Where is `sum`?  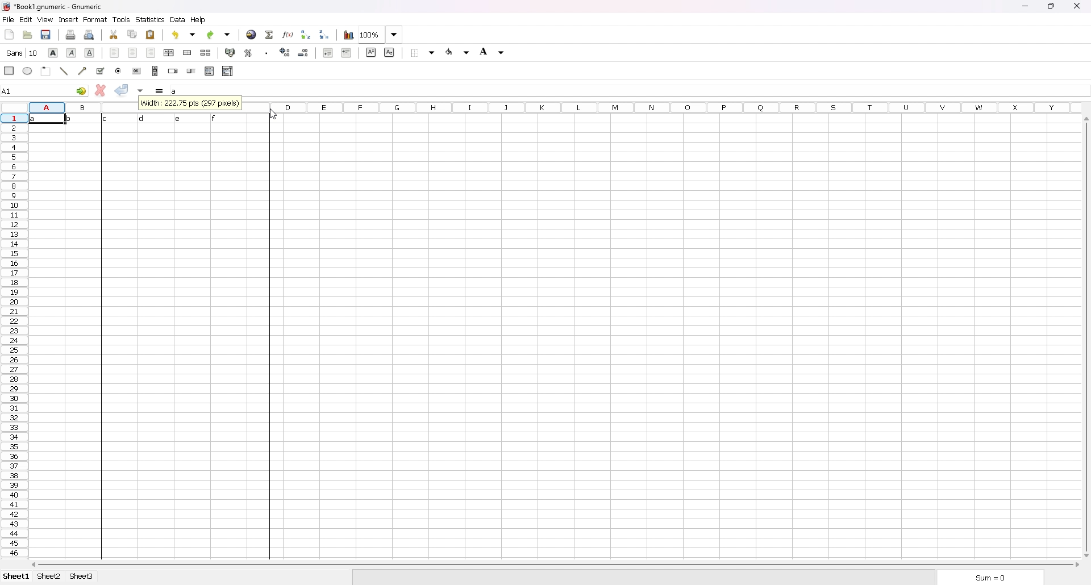
sum is located at coordinates (987, 576).